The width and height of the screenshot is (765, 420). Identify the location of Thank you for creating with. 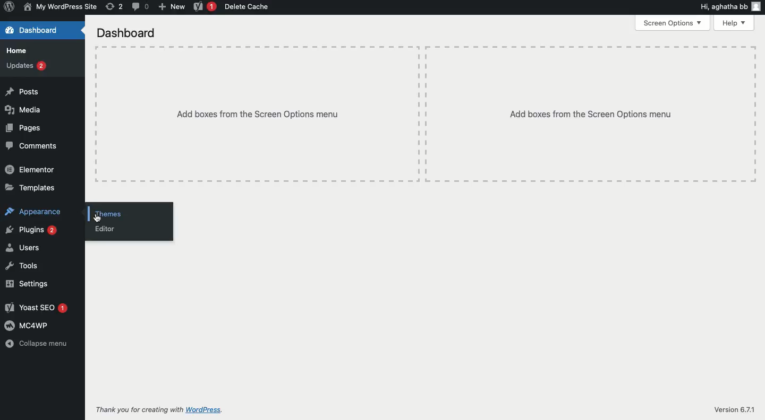
(139, 410).